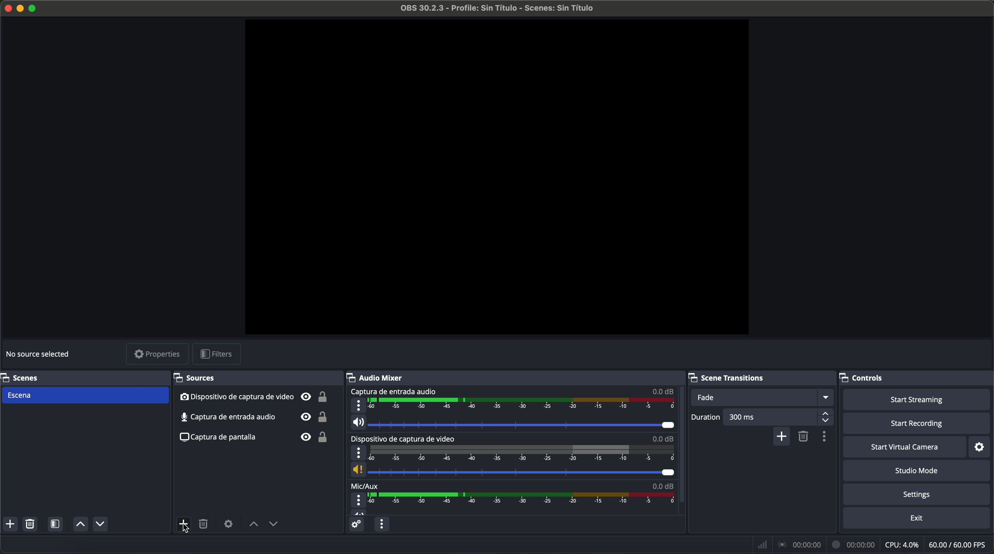  What do you see at coordinates (761, 397) in the screenshot?
I see `fade` at bounding box center [761, 397].